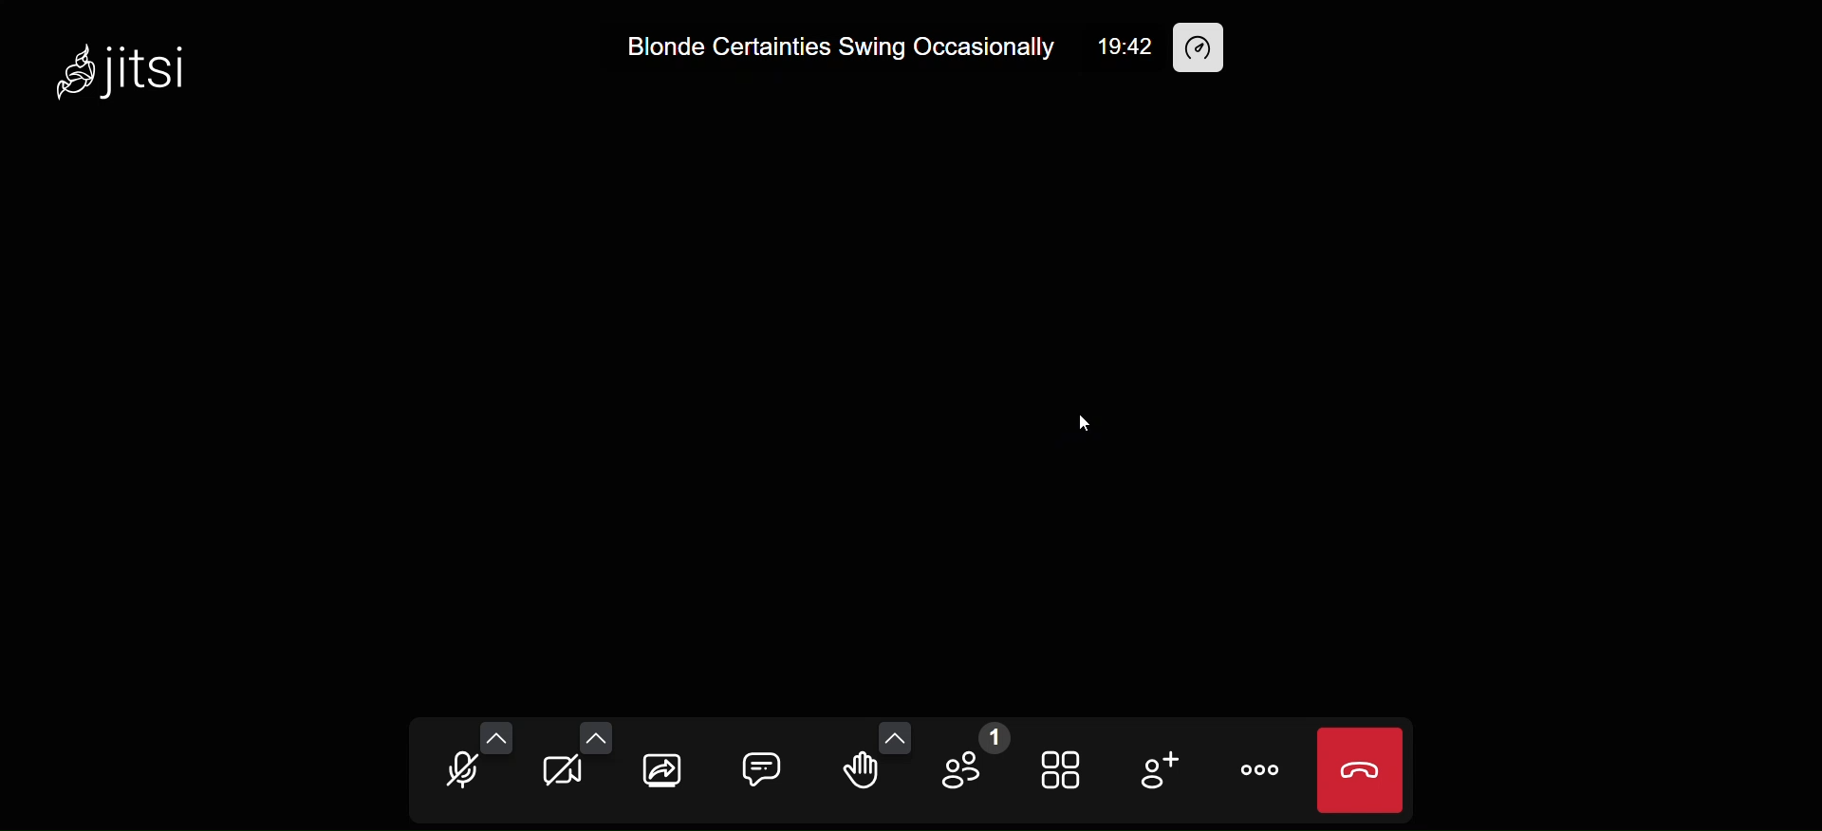  I want to click on cursor, so click(1086, 428).